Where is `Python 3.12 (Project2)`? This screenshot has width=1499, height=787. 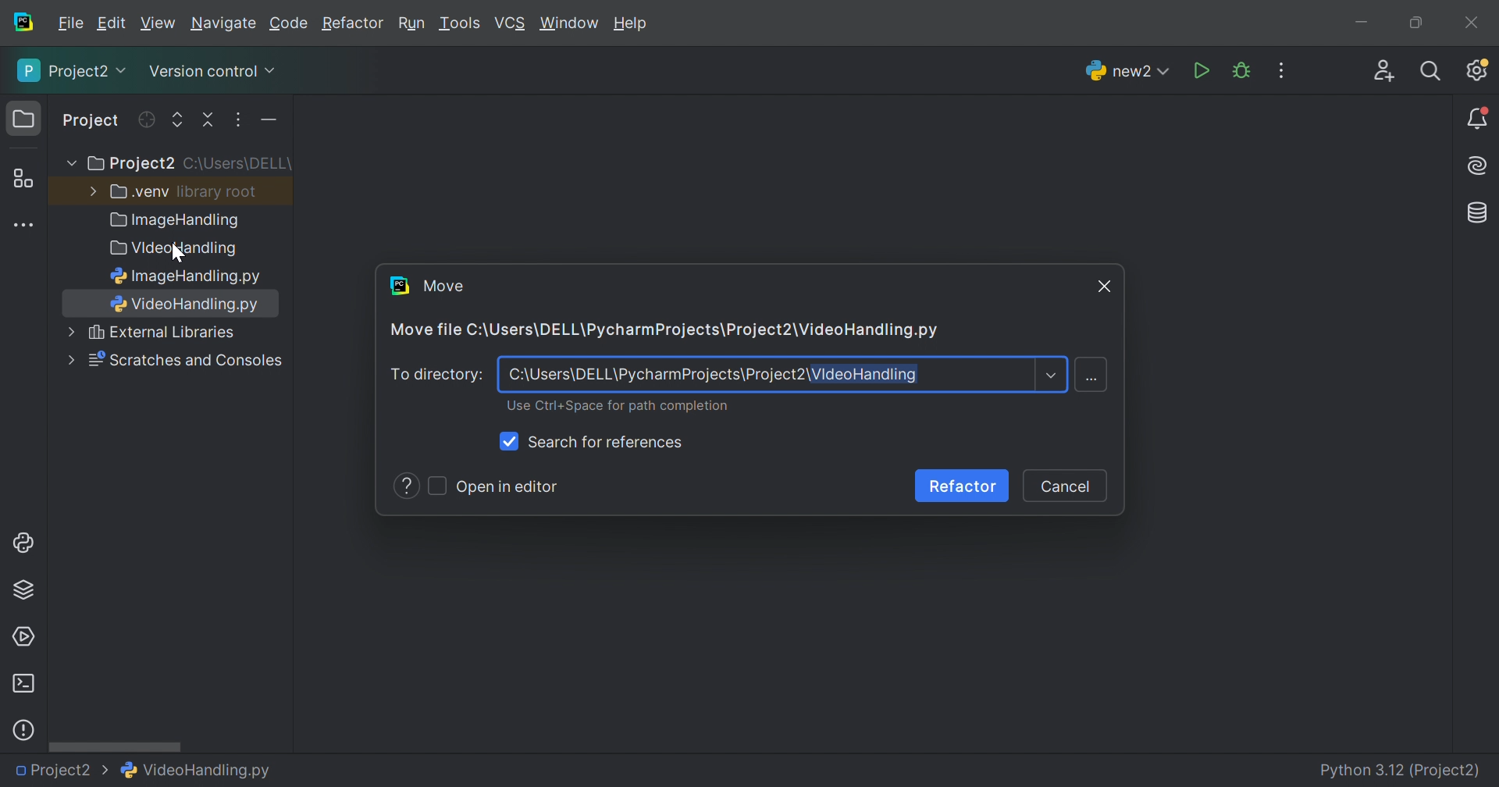 Python 3.12 (Project2) is located at coordinates (1401, 771).